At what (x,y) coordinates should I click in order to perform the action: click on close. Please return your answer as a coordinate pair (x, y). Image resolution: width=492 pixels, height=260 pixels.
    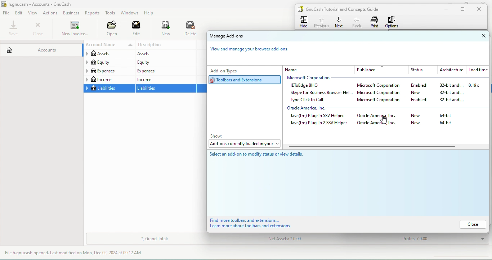
    Looking at the image, I should click on (481, 9).